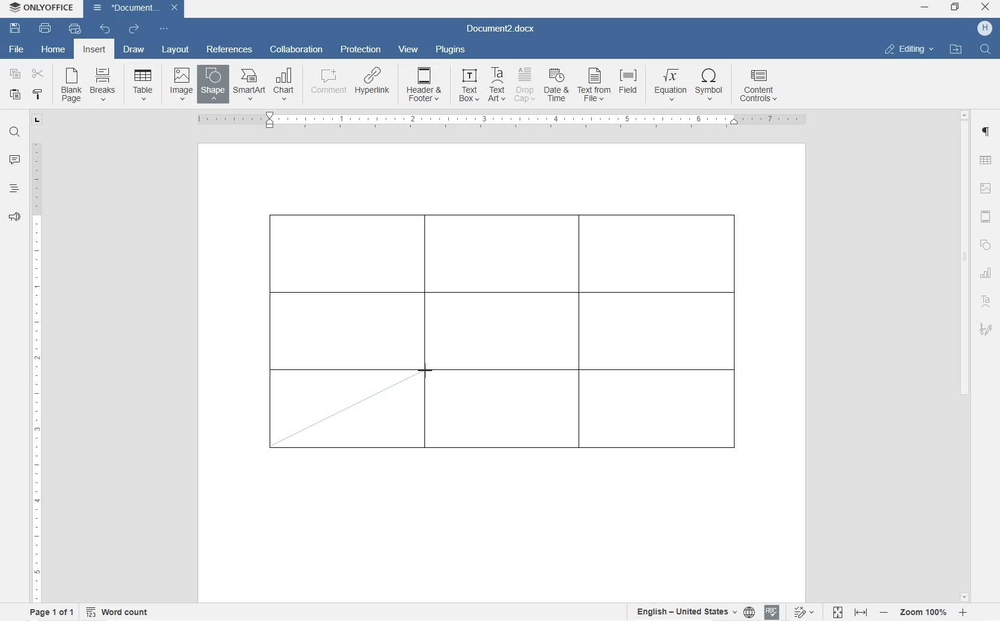 The width and height of the screenshot is (1000, 621). Describe the element at coordinates (807, 612) in the screenshot. I see `track changes` at that location.